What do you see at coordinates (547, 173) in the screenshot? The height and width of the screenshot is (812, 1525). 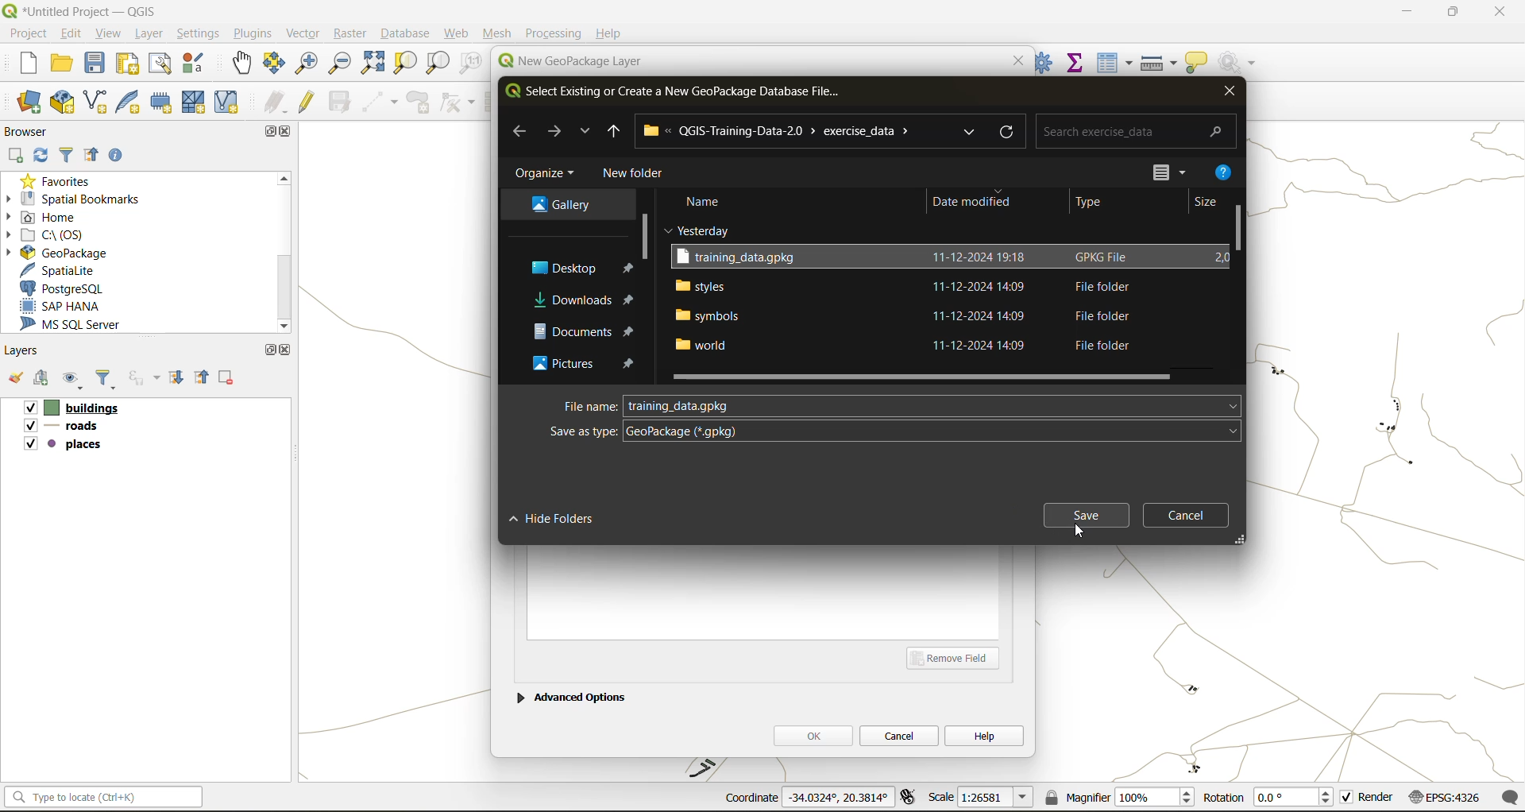 I see `organize` at bounding box center [547, 173].